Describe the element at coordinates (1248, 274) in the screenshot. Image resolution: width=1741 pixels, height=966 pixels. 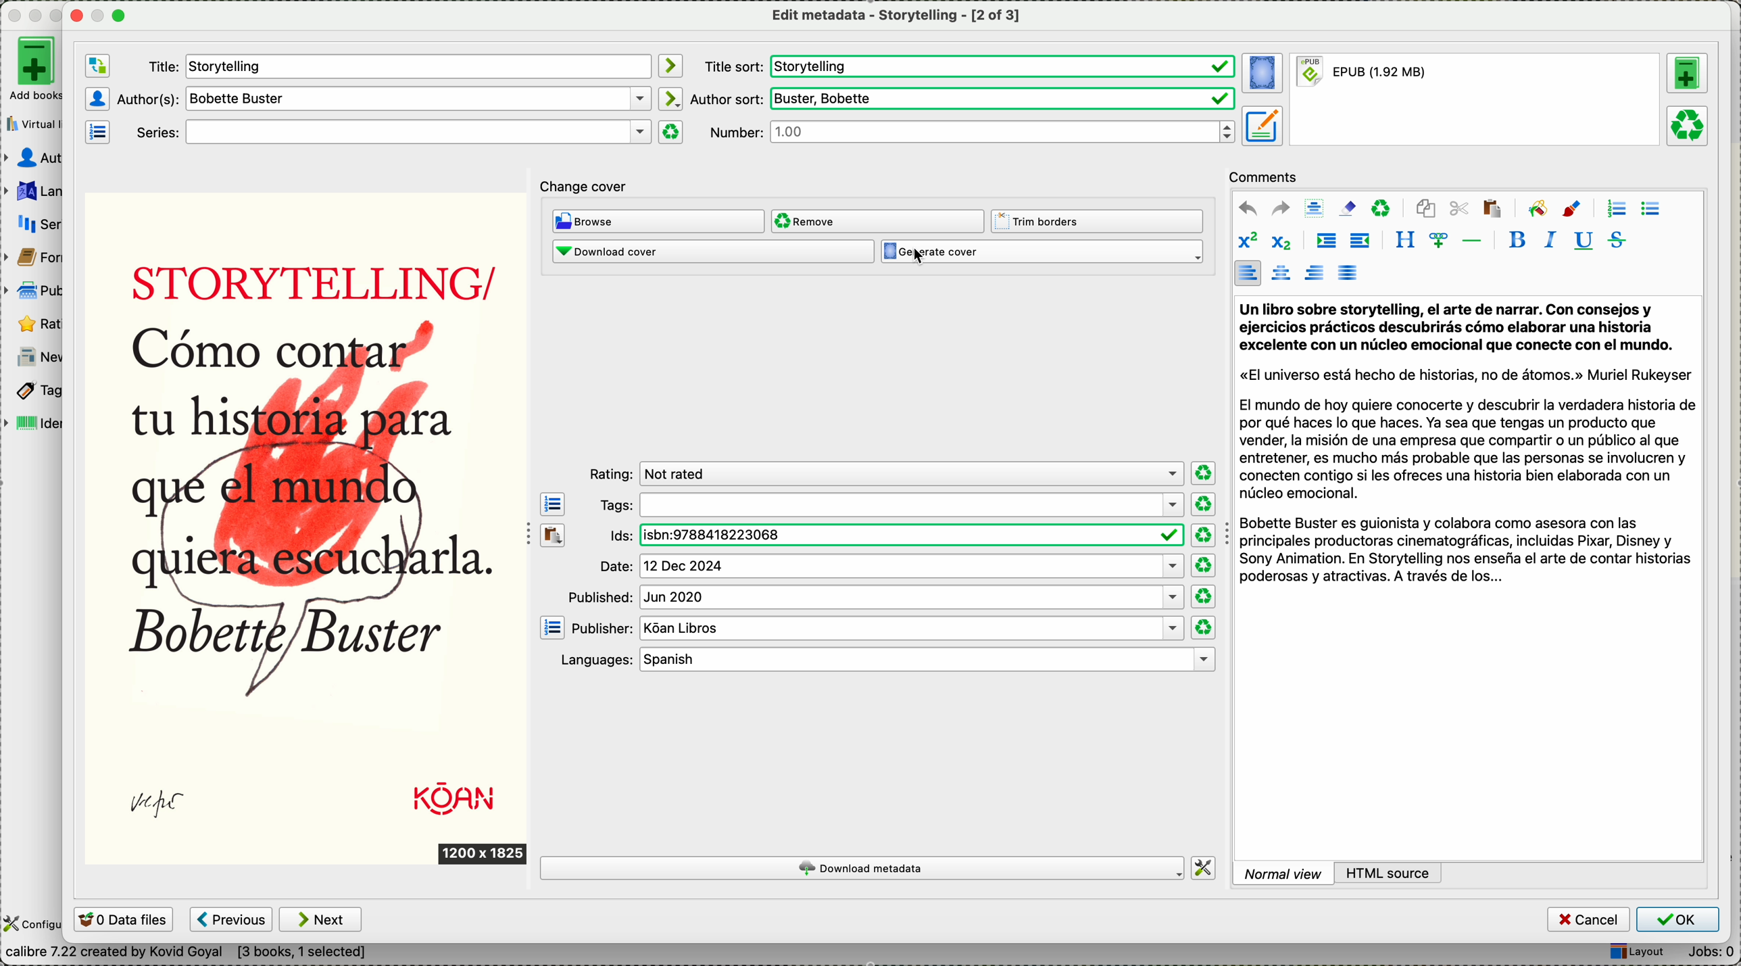
I see `align left` at that location.